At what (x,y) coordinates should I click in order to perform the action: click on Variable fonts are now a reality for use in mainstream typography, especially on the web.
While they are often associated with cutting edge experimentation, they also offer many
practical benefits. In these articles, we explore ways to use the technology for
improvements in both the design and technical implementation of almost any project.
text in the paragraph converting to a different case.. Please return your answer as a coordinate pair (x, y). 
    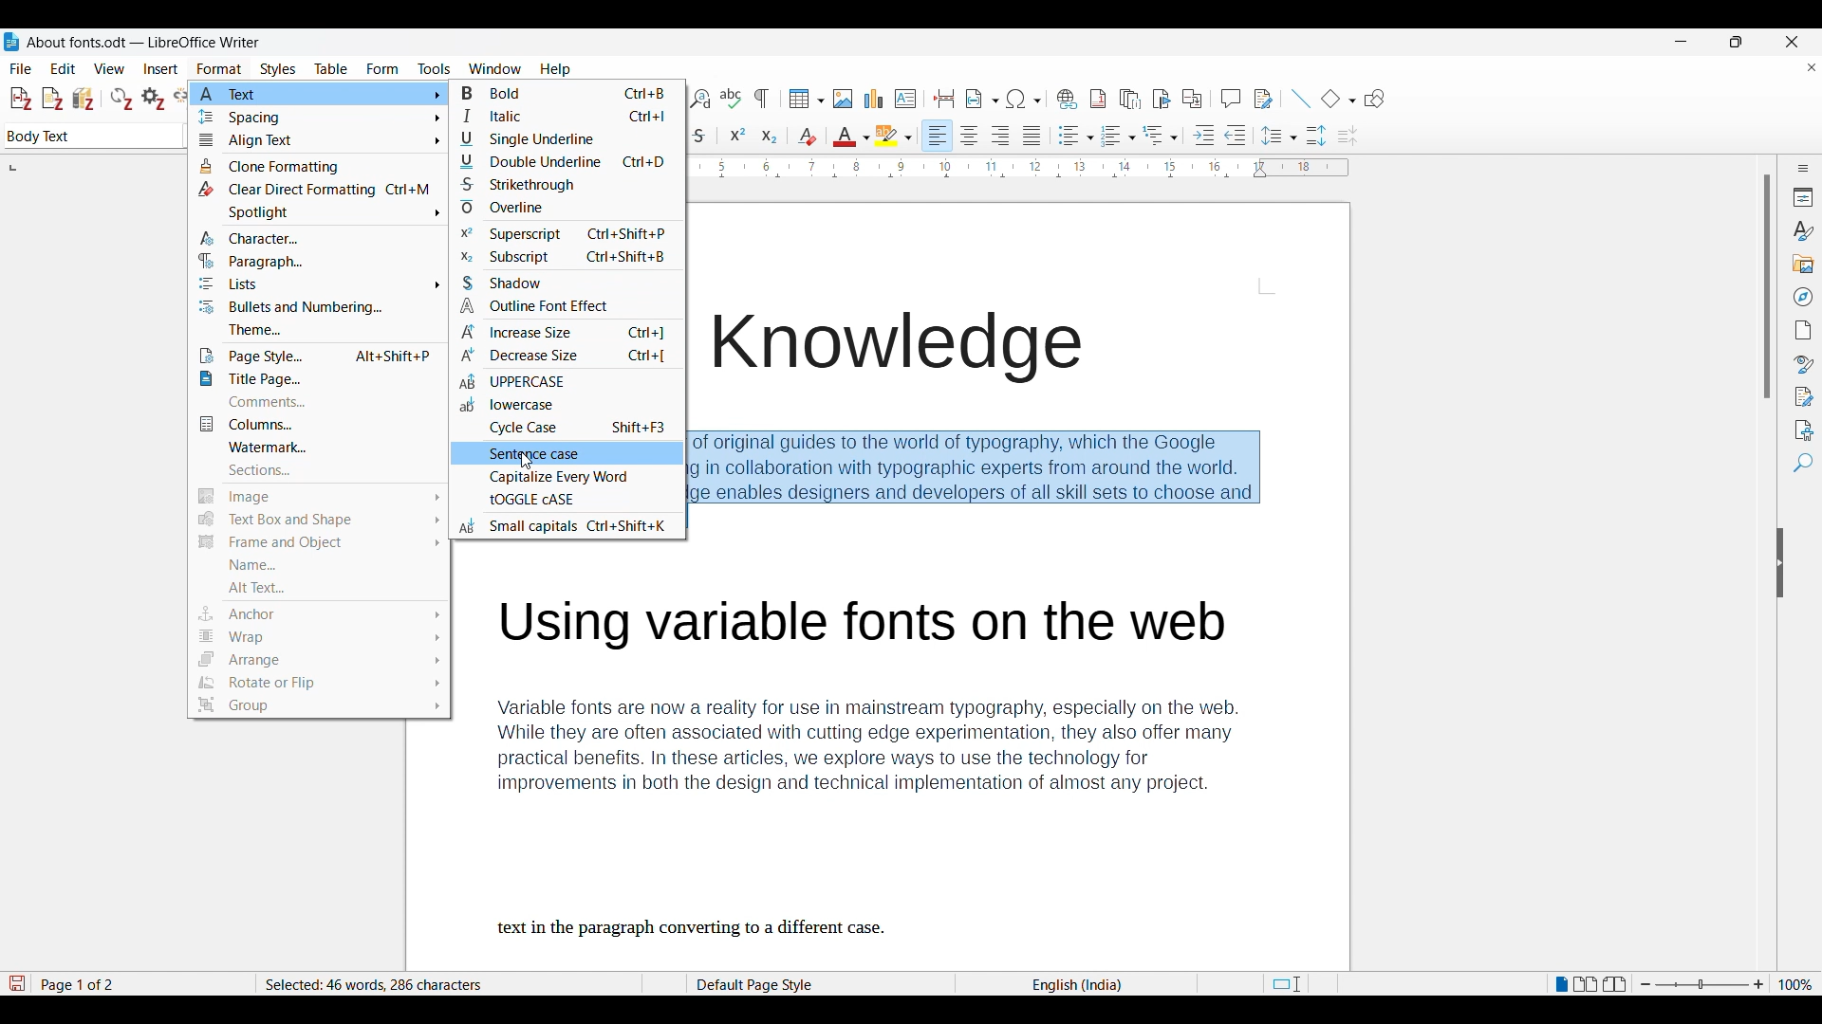
    Looking at the image, I should click on (891, 768).